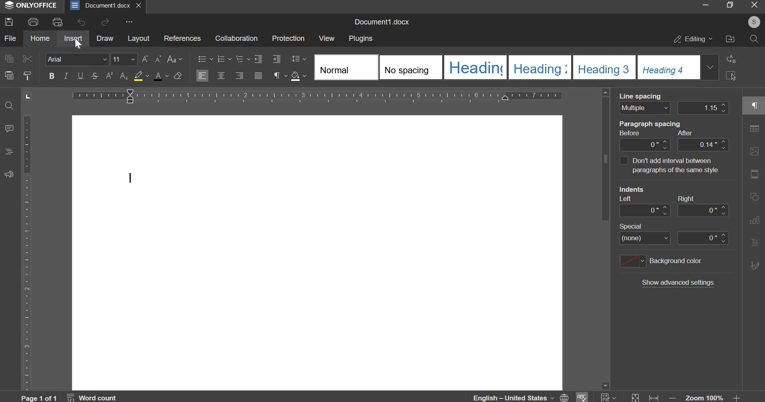 The height and width of the screenshot is (402, 765). What do you see at coordinates (117, 75) in the screenshot?
I see `subscript & superscript` at bounding box center [117, 75].